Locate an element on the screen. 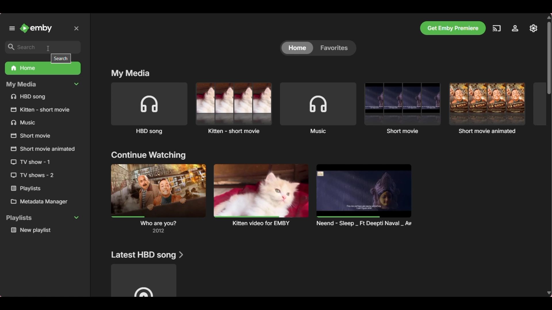   is located at coordinates (38, 176).